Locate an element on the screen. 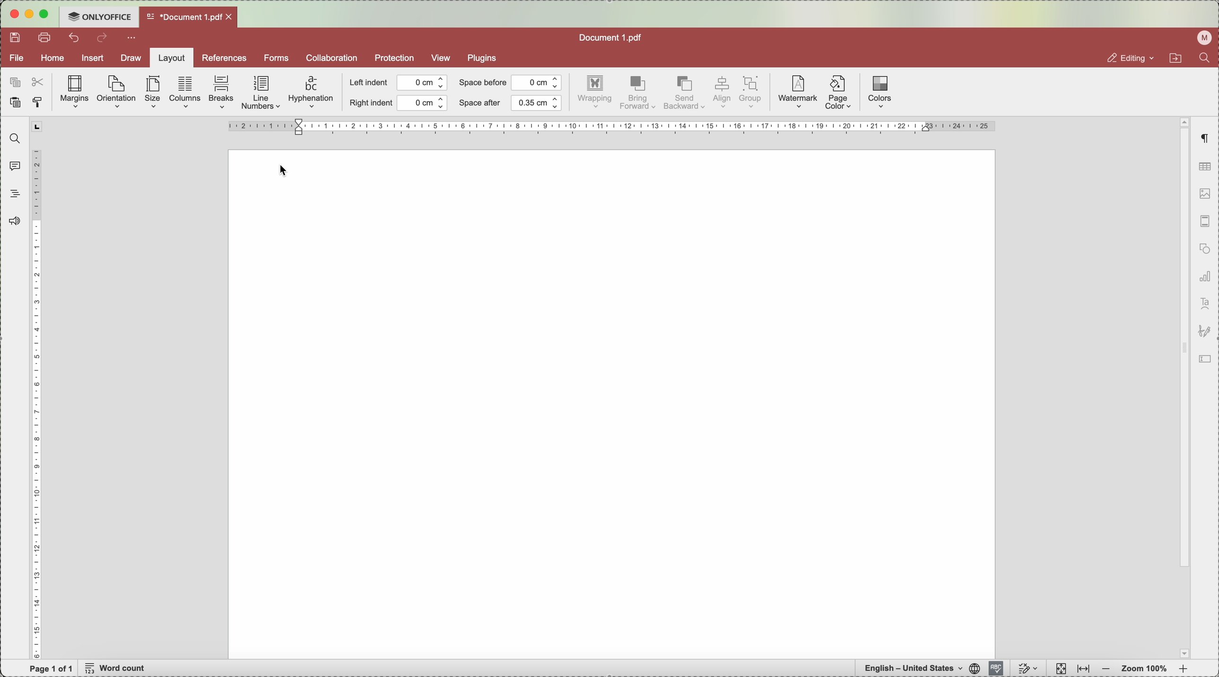  print is located at coordinates (47, 39).